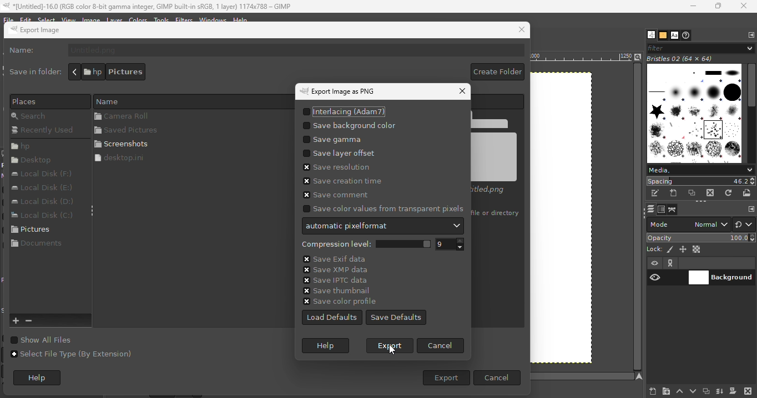 The height and width of the screenshot is (398, 757). I want to click on Configure this tab, so click(751, 35).